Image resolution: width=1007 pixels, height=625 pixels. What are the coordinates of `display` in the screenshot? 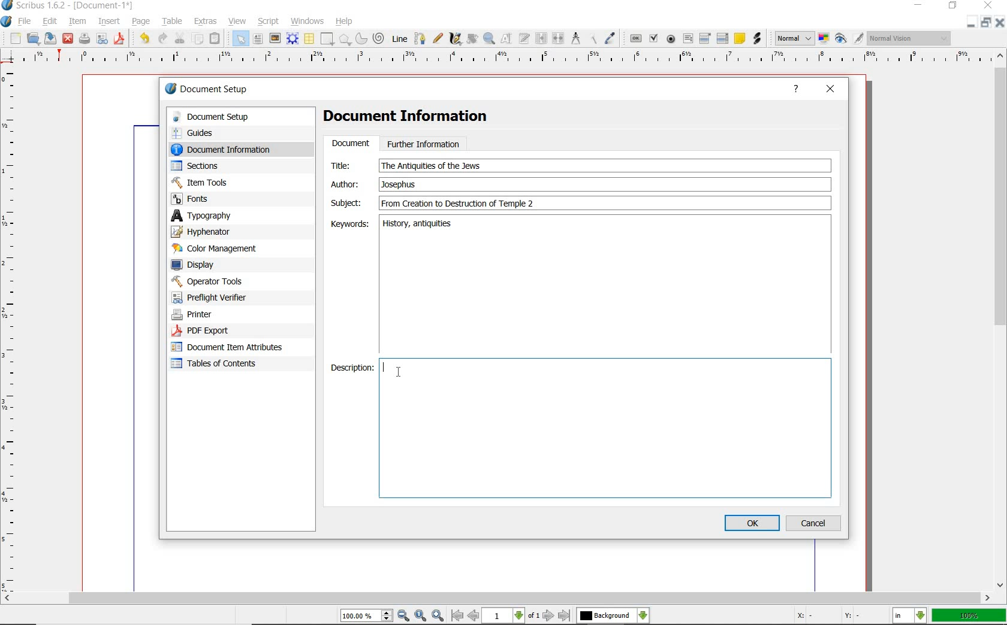 It's located at (214, 264).